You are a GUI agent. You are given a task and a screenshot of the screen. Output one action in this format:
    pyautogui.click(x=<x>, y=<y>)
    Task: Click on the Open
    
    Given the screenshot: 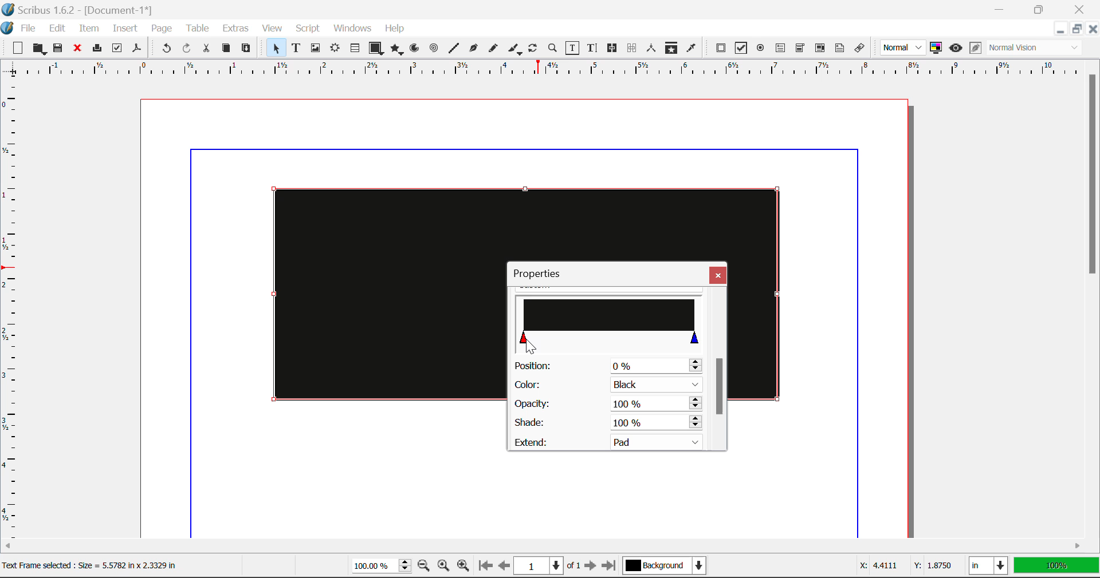 What is the action you would take?
    pyautogui.click(x=41, y=50)
    